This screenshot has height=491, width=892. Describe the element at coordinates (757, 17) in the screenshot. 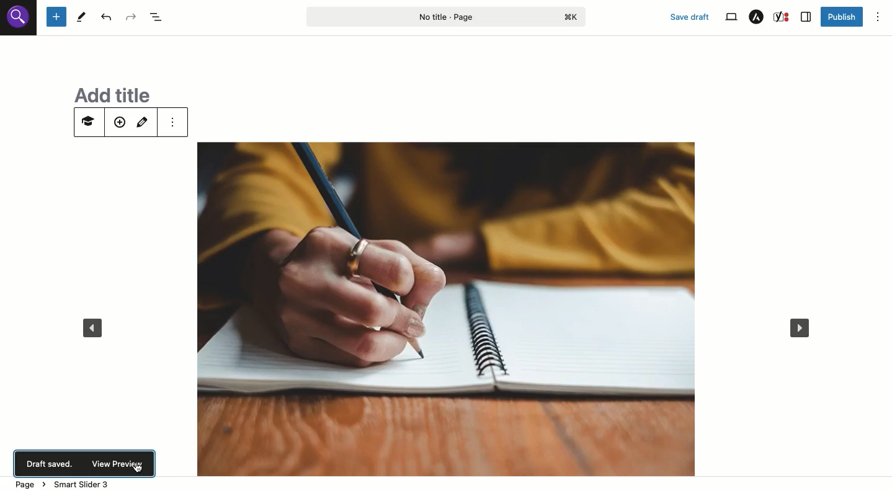

I see `Astra` at that location.